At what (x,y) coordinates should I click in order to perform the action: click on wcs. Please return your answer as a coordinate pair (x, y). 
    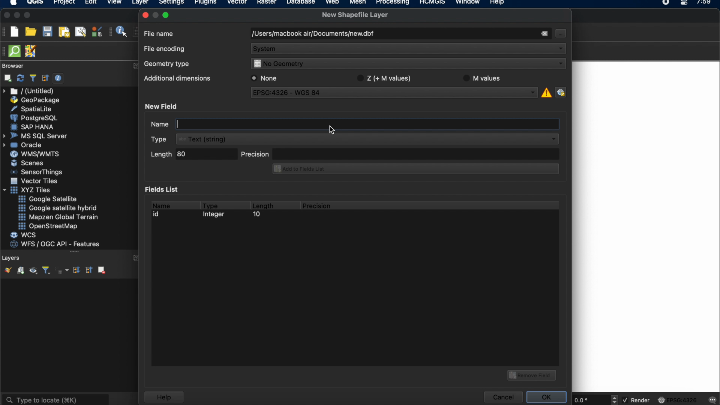
    Looking at the image, I should click on (24, 235).